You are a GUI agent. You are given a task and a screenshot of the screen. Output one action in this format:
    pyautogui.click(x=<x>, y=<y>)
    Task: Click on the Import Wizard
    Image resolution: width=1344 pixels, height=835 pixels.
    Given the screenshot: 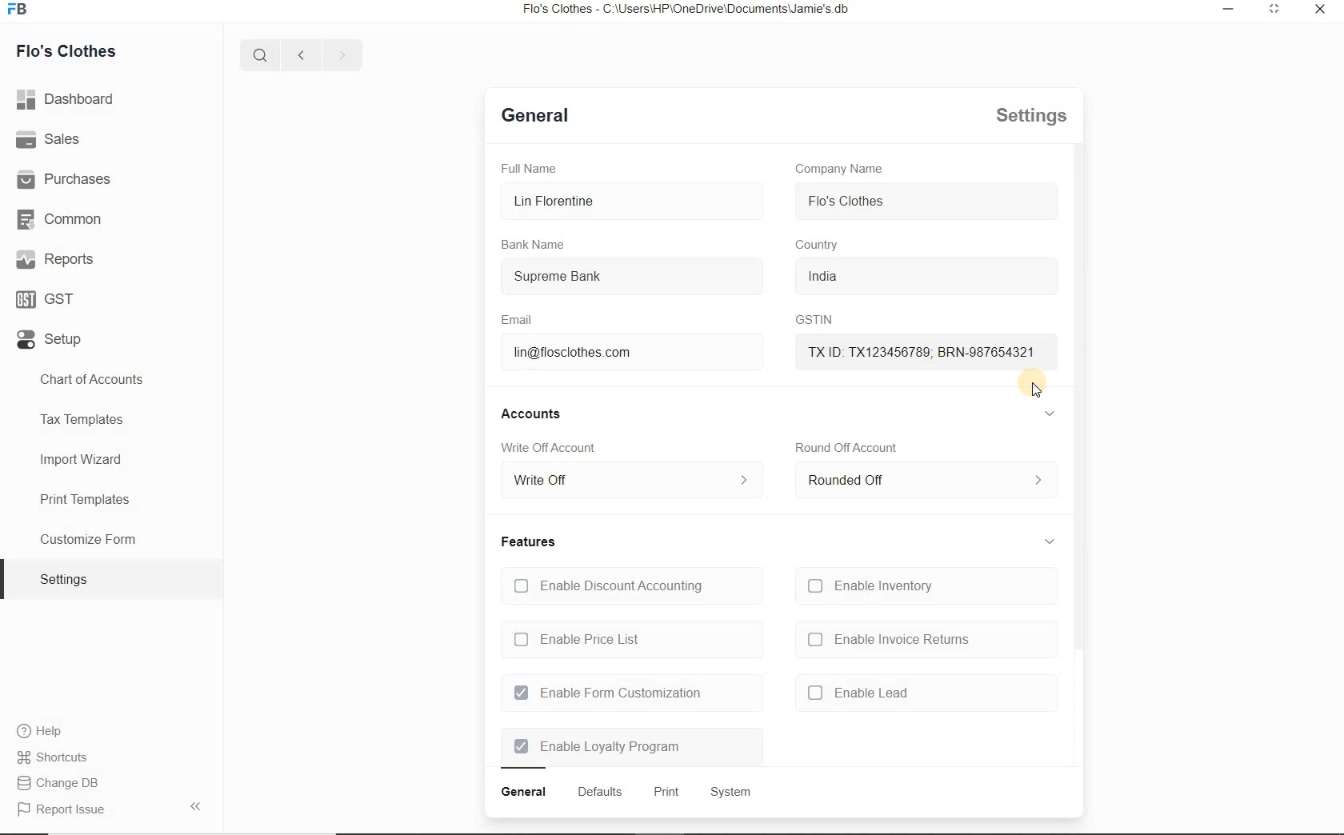 What is the action you would take?
    pyautogui.click(x=82, y=461)
    